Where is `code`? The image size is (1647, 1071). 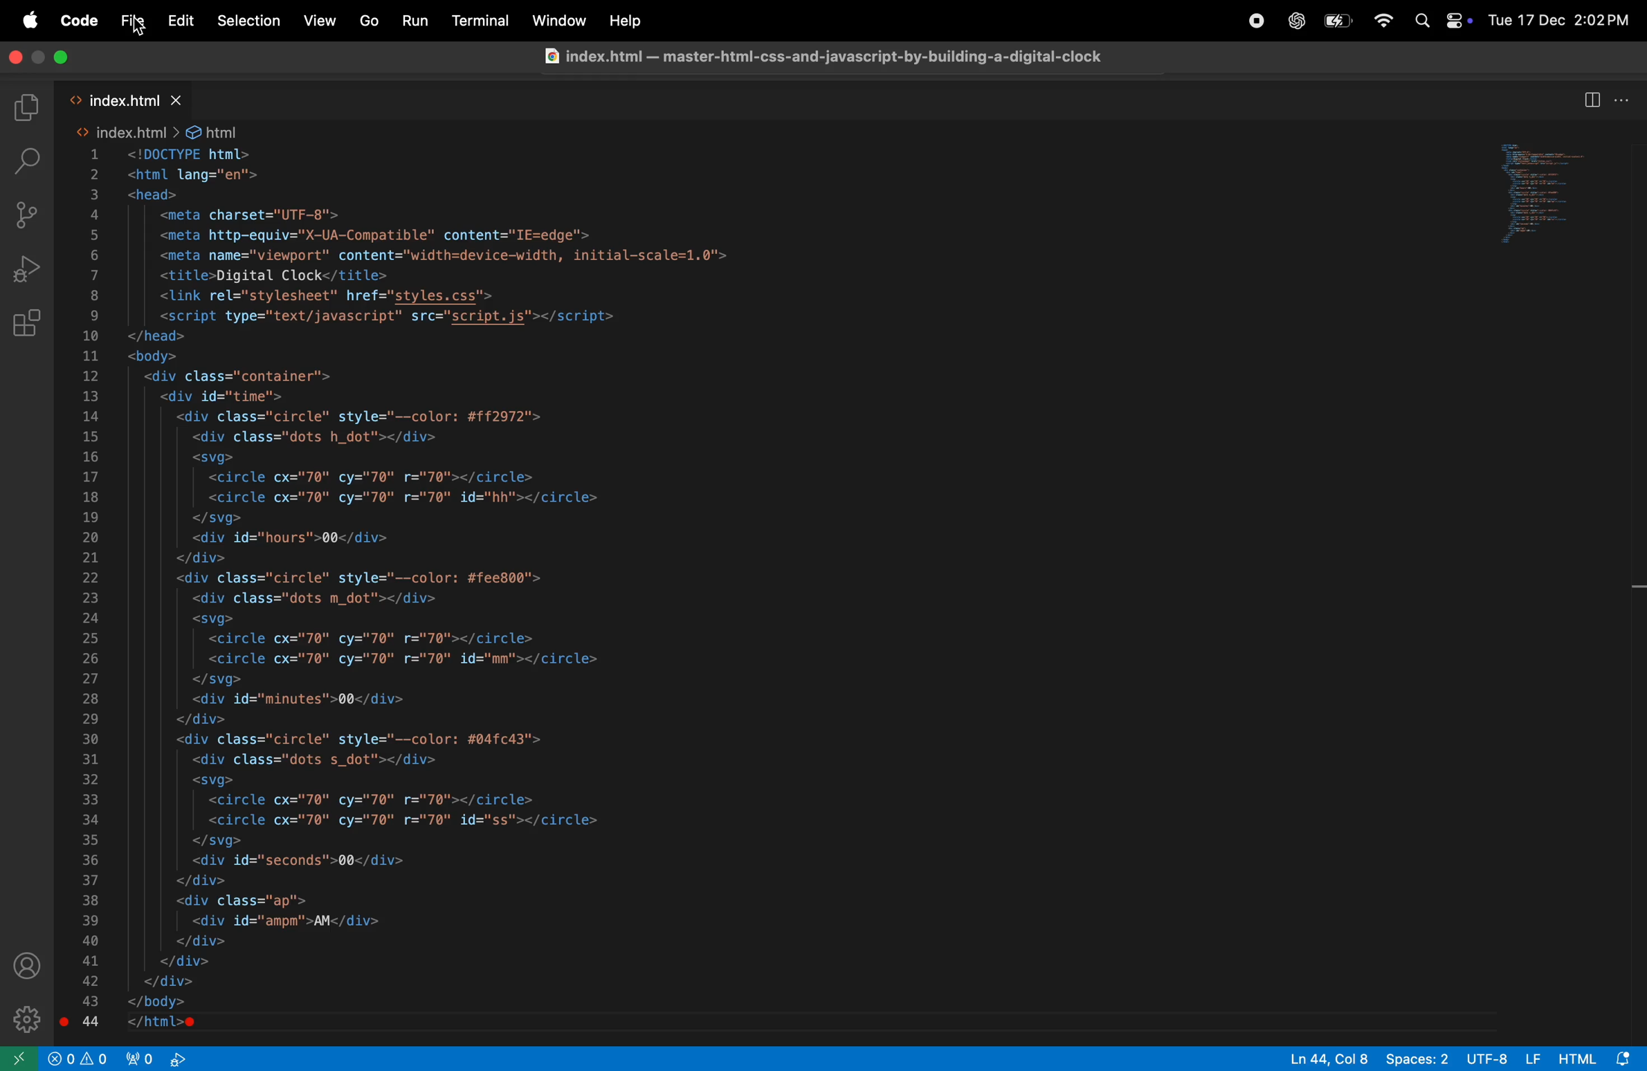 code is located at coordinates (78, 19).